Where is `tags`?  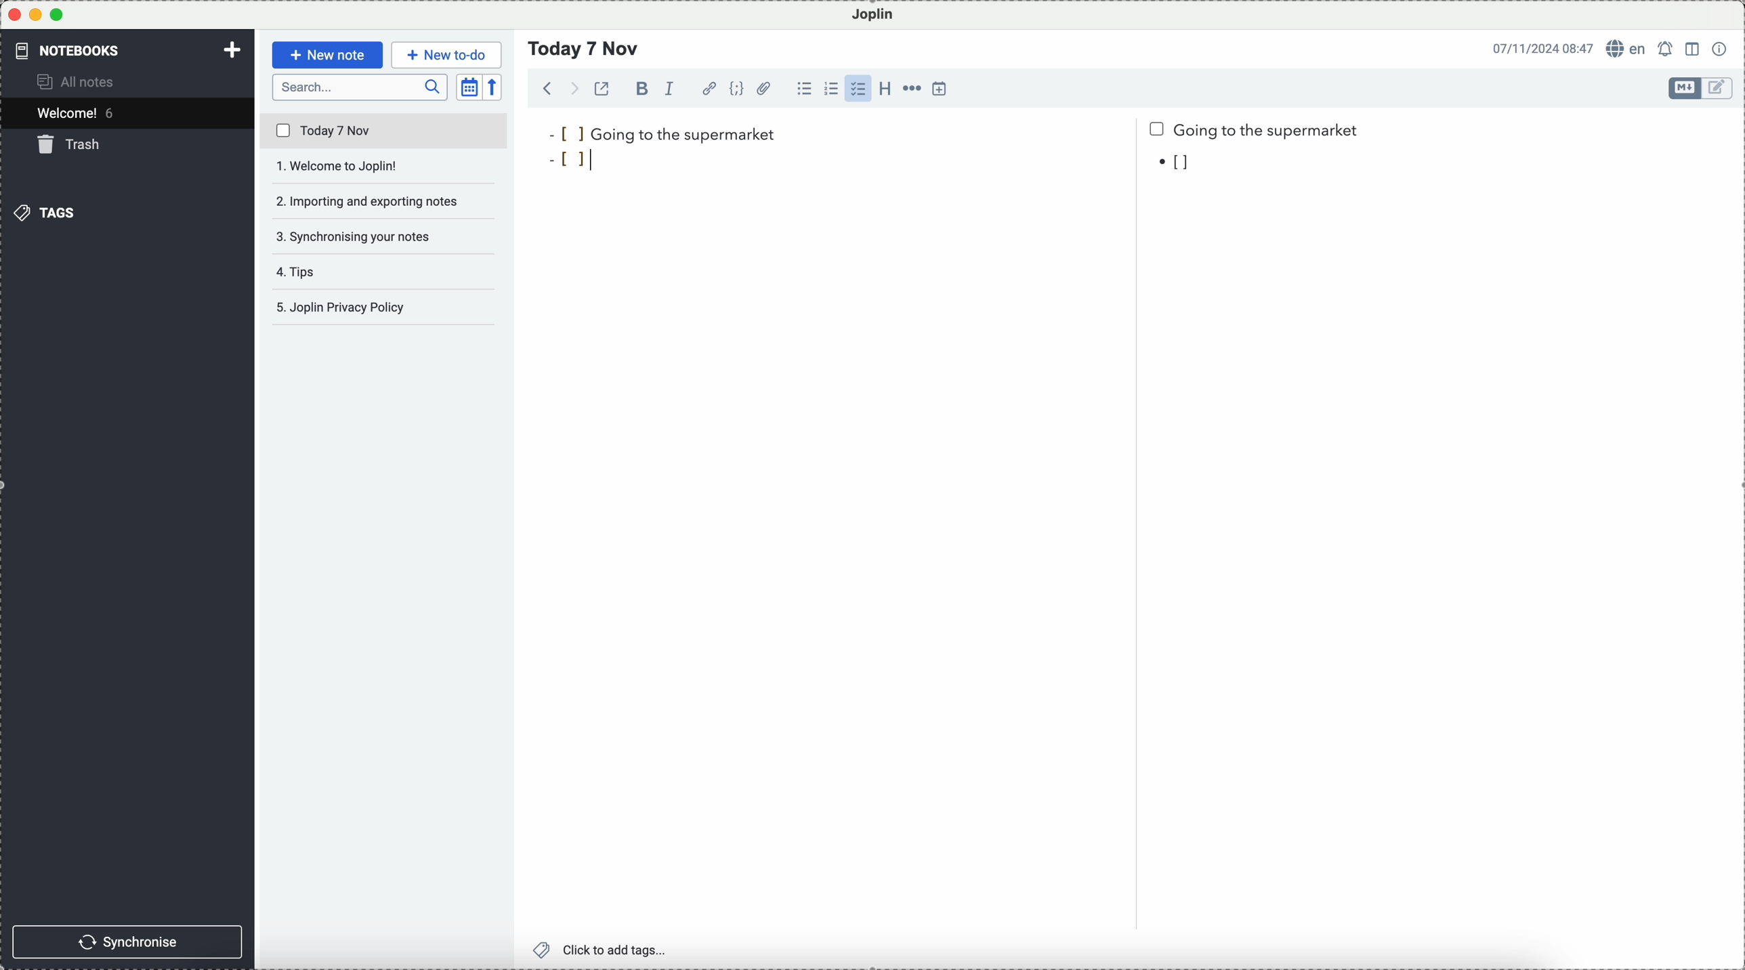
tags is located at coordinates (44, 213).